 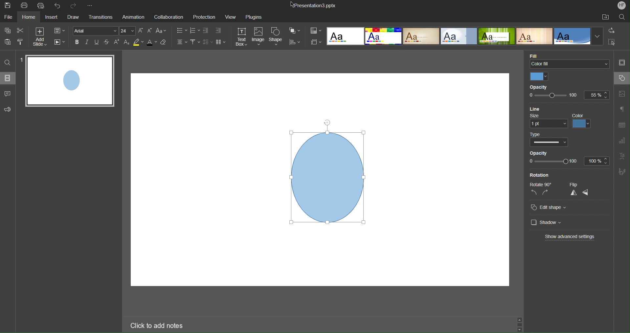 I want to click on Templates, so click(x=464, y=36).